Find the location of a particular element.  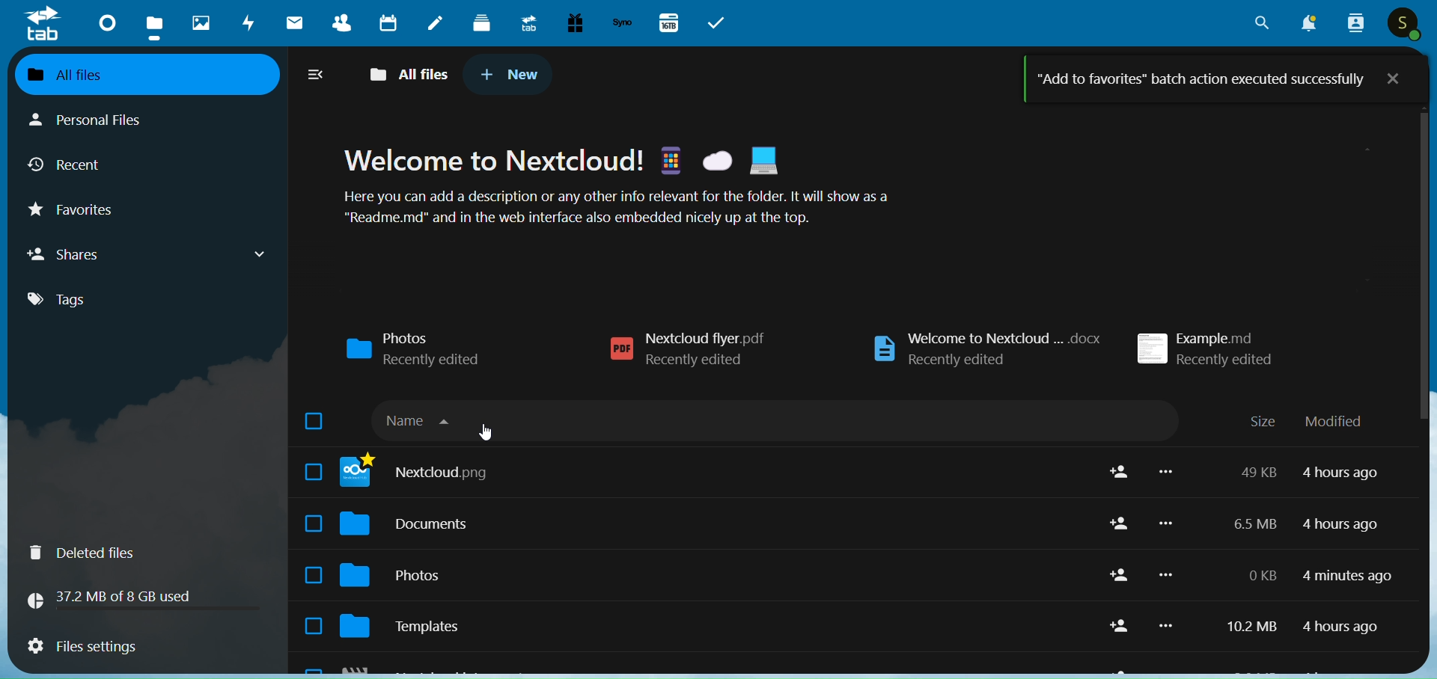

Example.md Recently edited is located at coordinates (1206, 348).